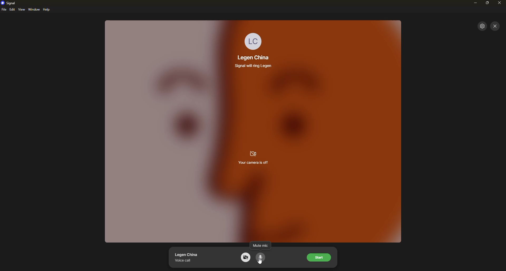 The width and height of the screenshot is (506, 271). Describe the element at coordinates (252, 57) in the screenshot. I see `contact` at that location.